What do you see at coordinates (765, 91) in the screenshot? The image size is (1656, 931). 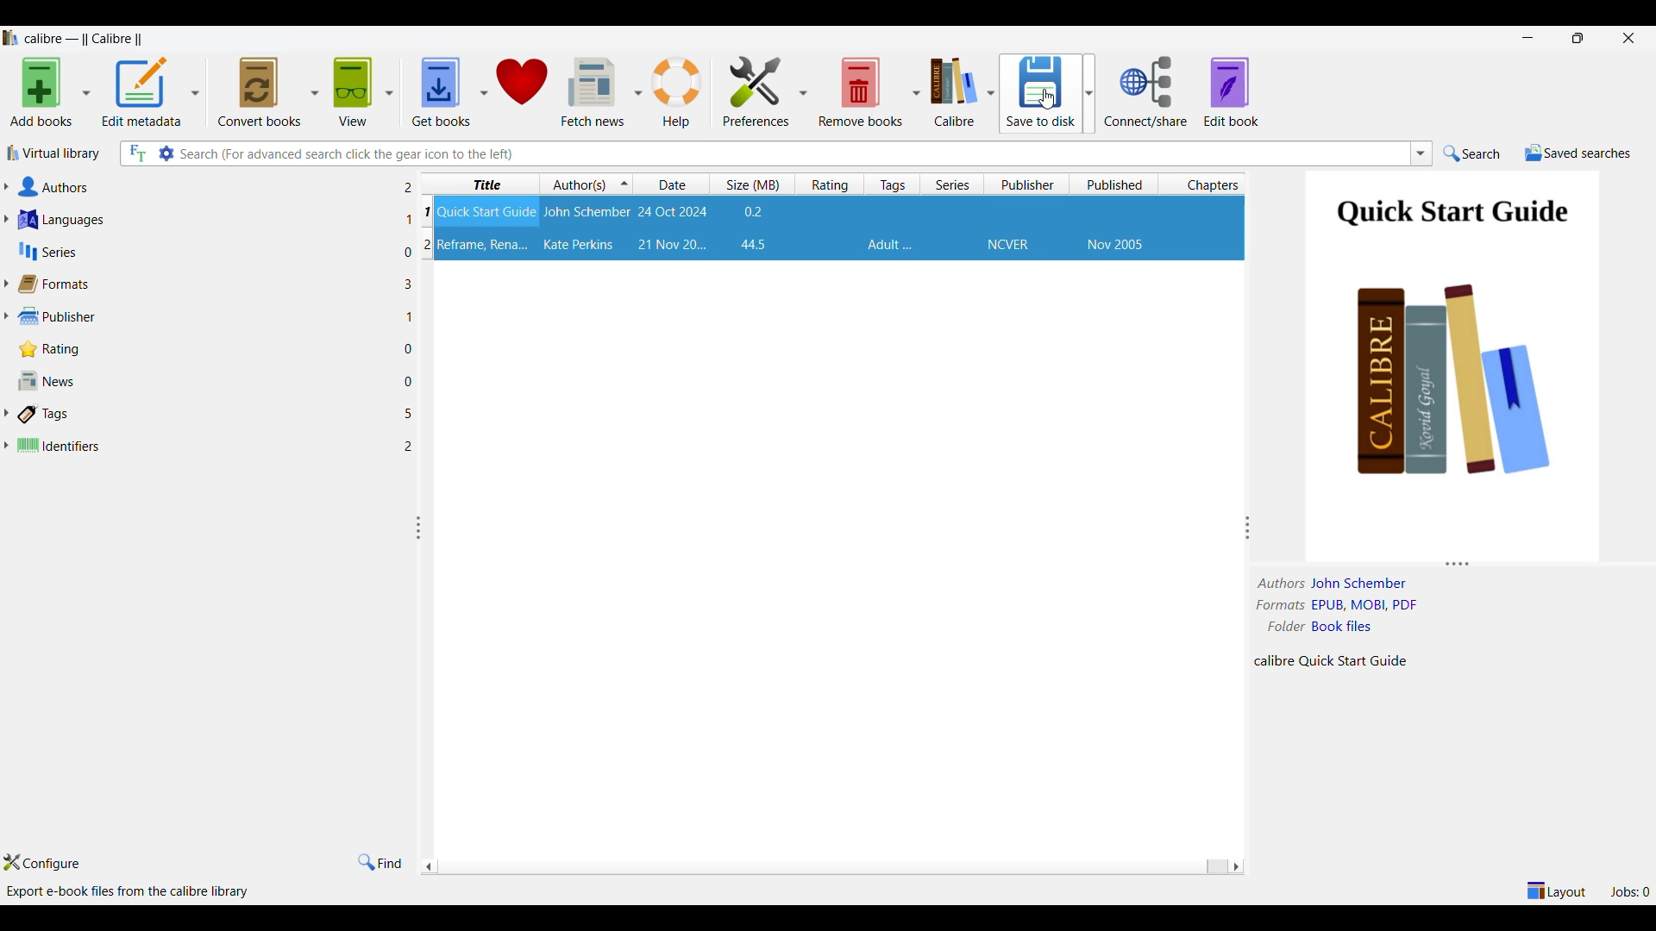 I see `Preference options` at bounding box center [765, 91].